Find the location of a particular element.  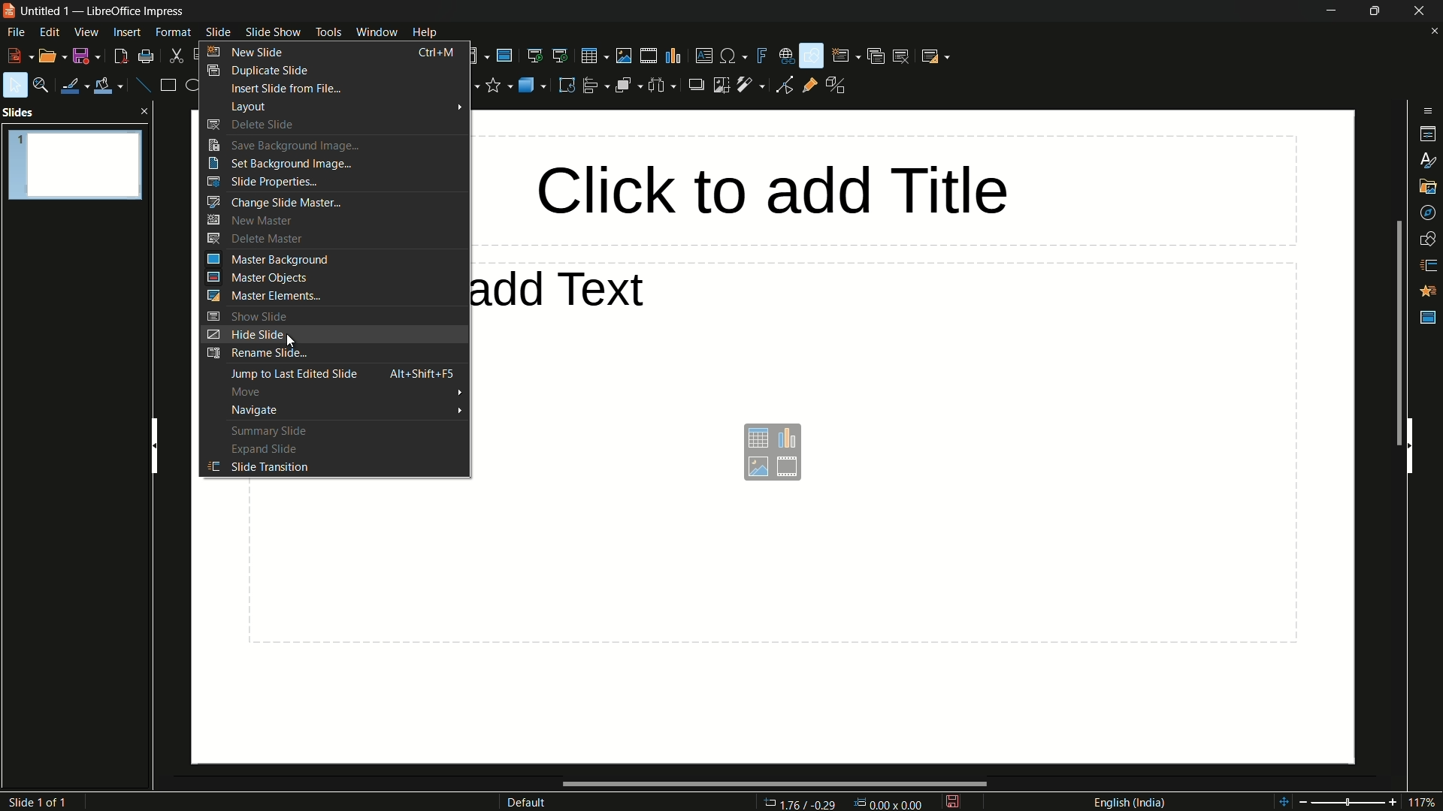

click to add text is located at coordinates (596, 290).